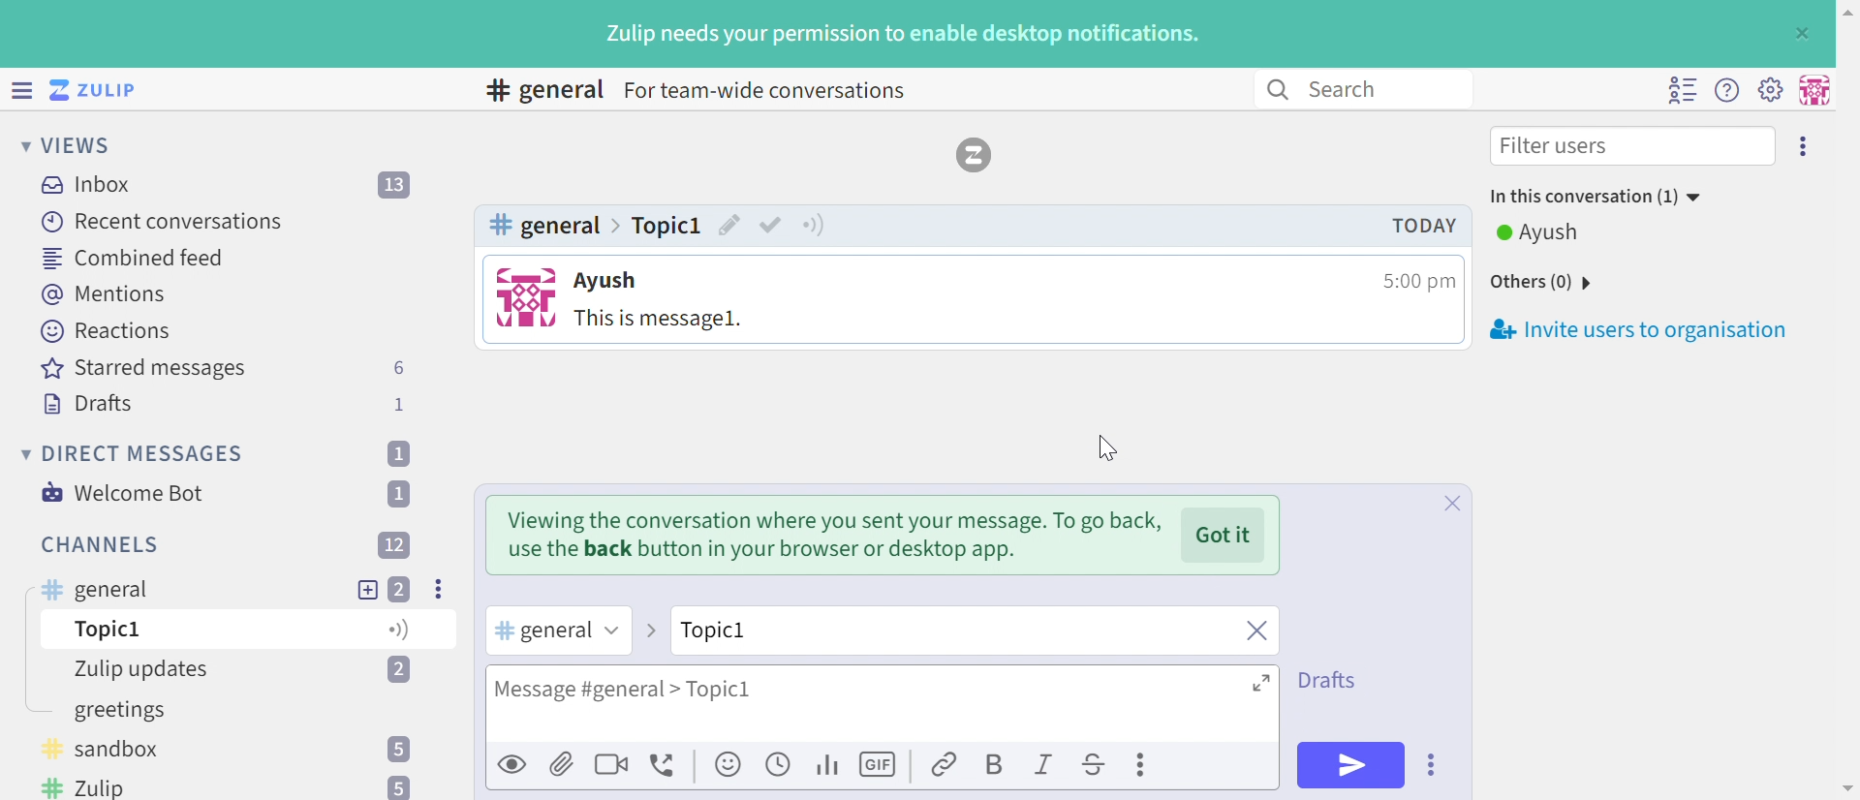  Describe the element at coordinates (1590, 284) in the screenshot. I see `Drop Down` at that location.